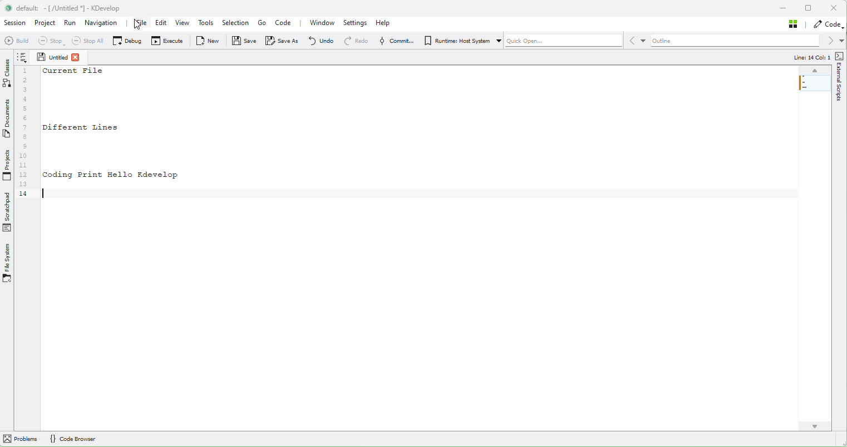  What do you see at coordinates (839, 102) in the screenshot?
I see `external scripts` at bounding box center [839, 102].